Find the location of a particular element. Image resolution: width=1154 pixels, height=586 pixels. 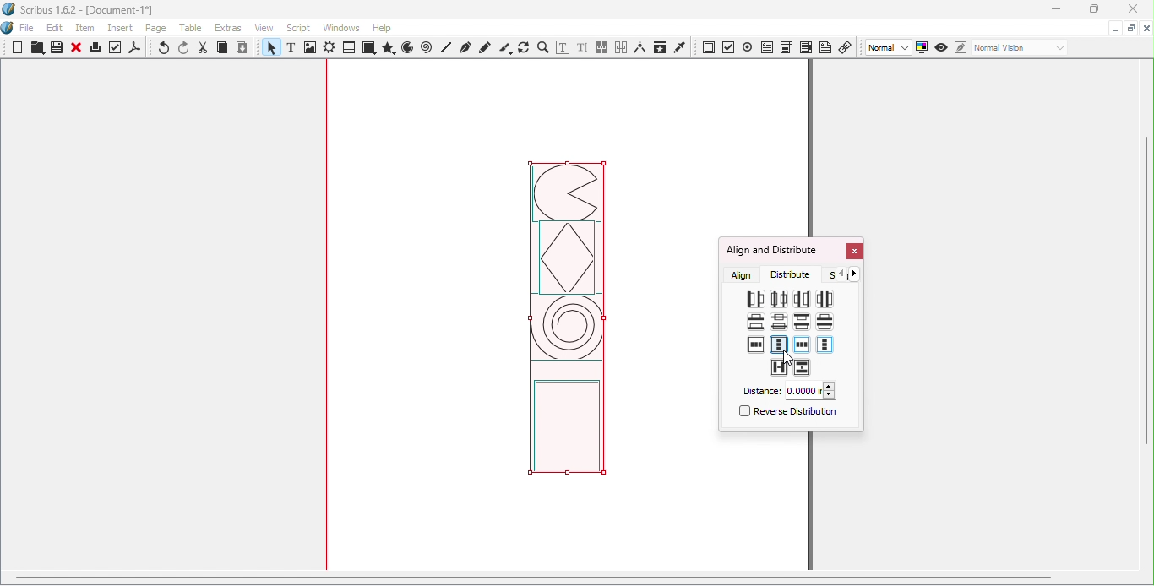

Select the visual appearance of the display is located at coordinates (1019, 48).